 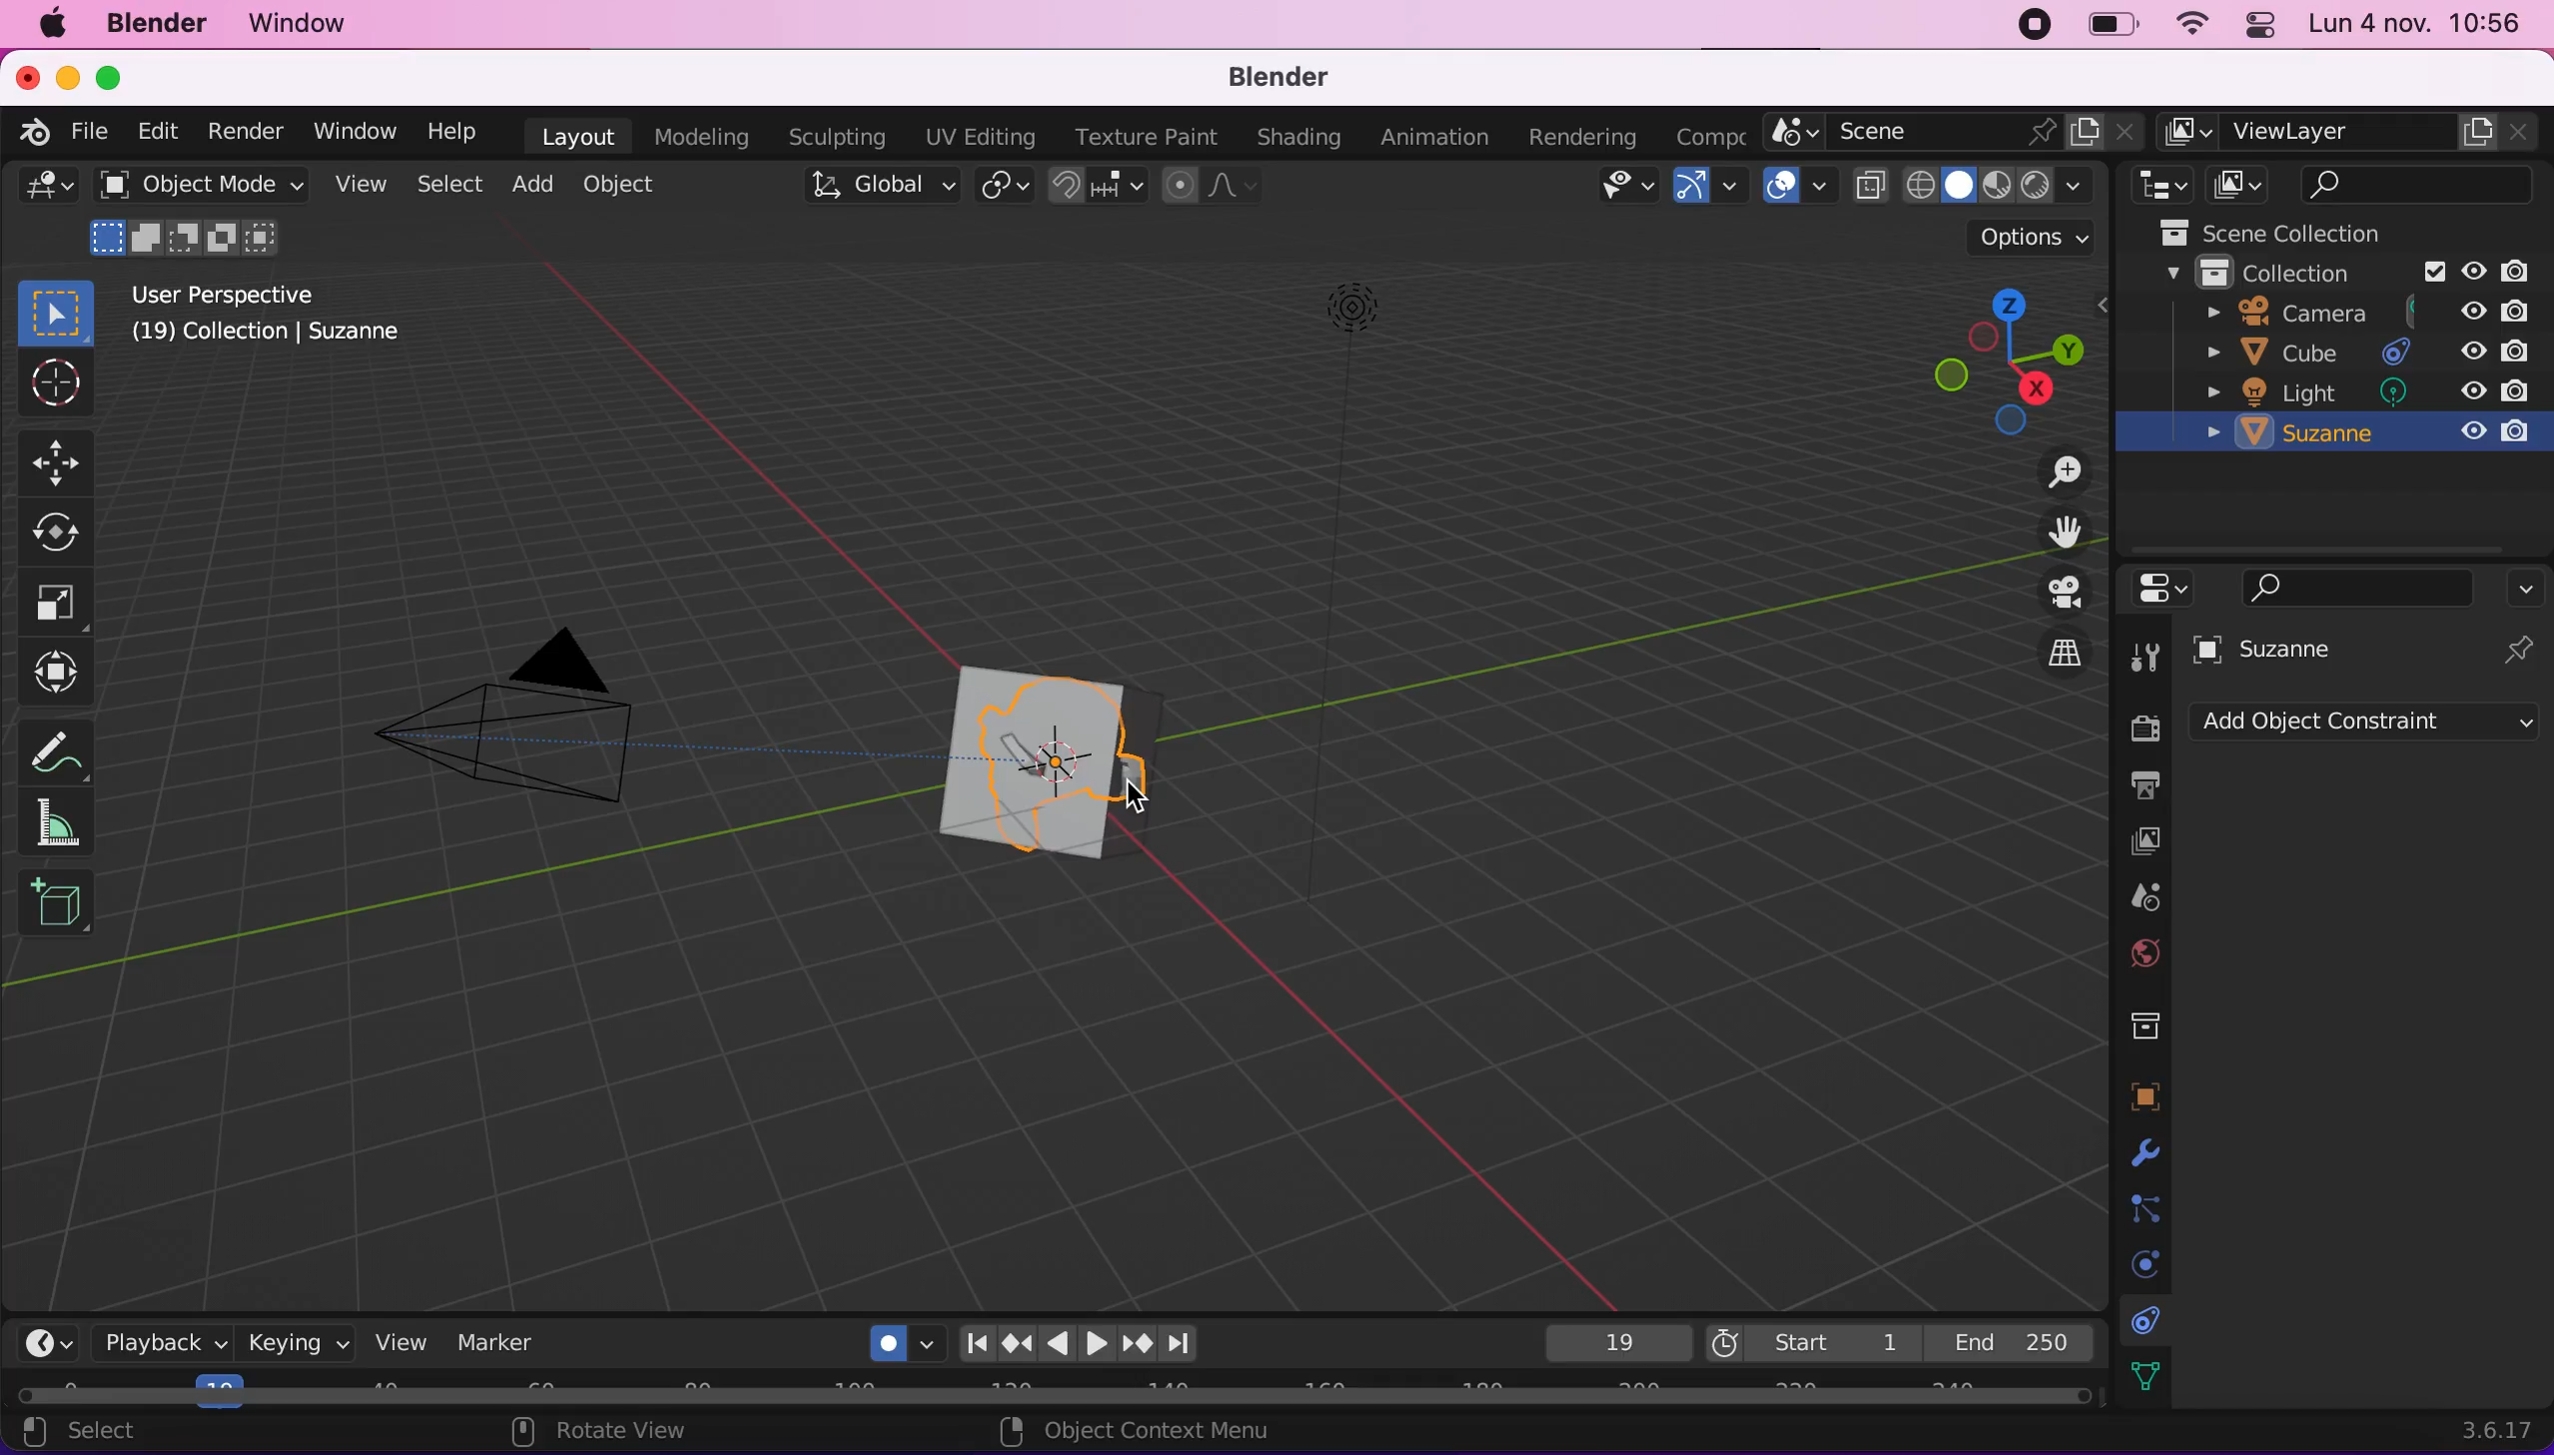 What do you see at coordinates (1922, 187) in the screenshot?
I see `wireframe display` at bounding box center [1922, 187].